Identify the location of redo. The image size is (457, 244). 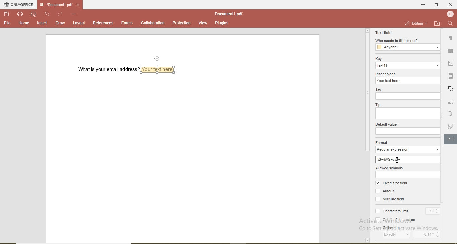
(61, 14).